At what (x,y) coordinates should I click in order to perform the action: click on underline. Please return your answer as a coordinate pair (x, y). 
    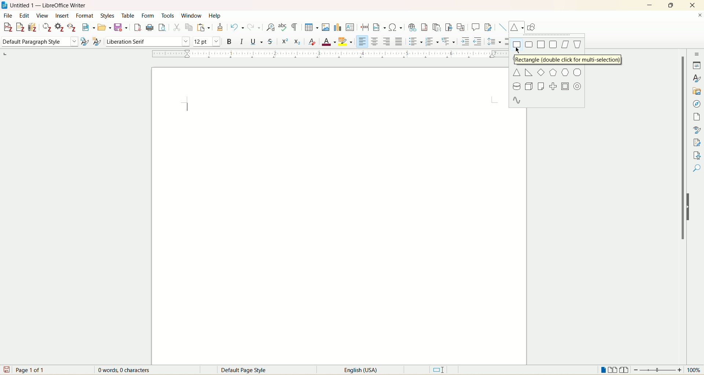
    Looking at the image, I should click on (256, 41).